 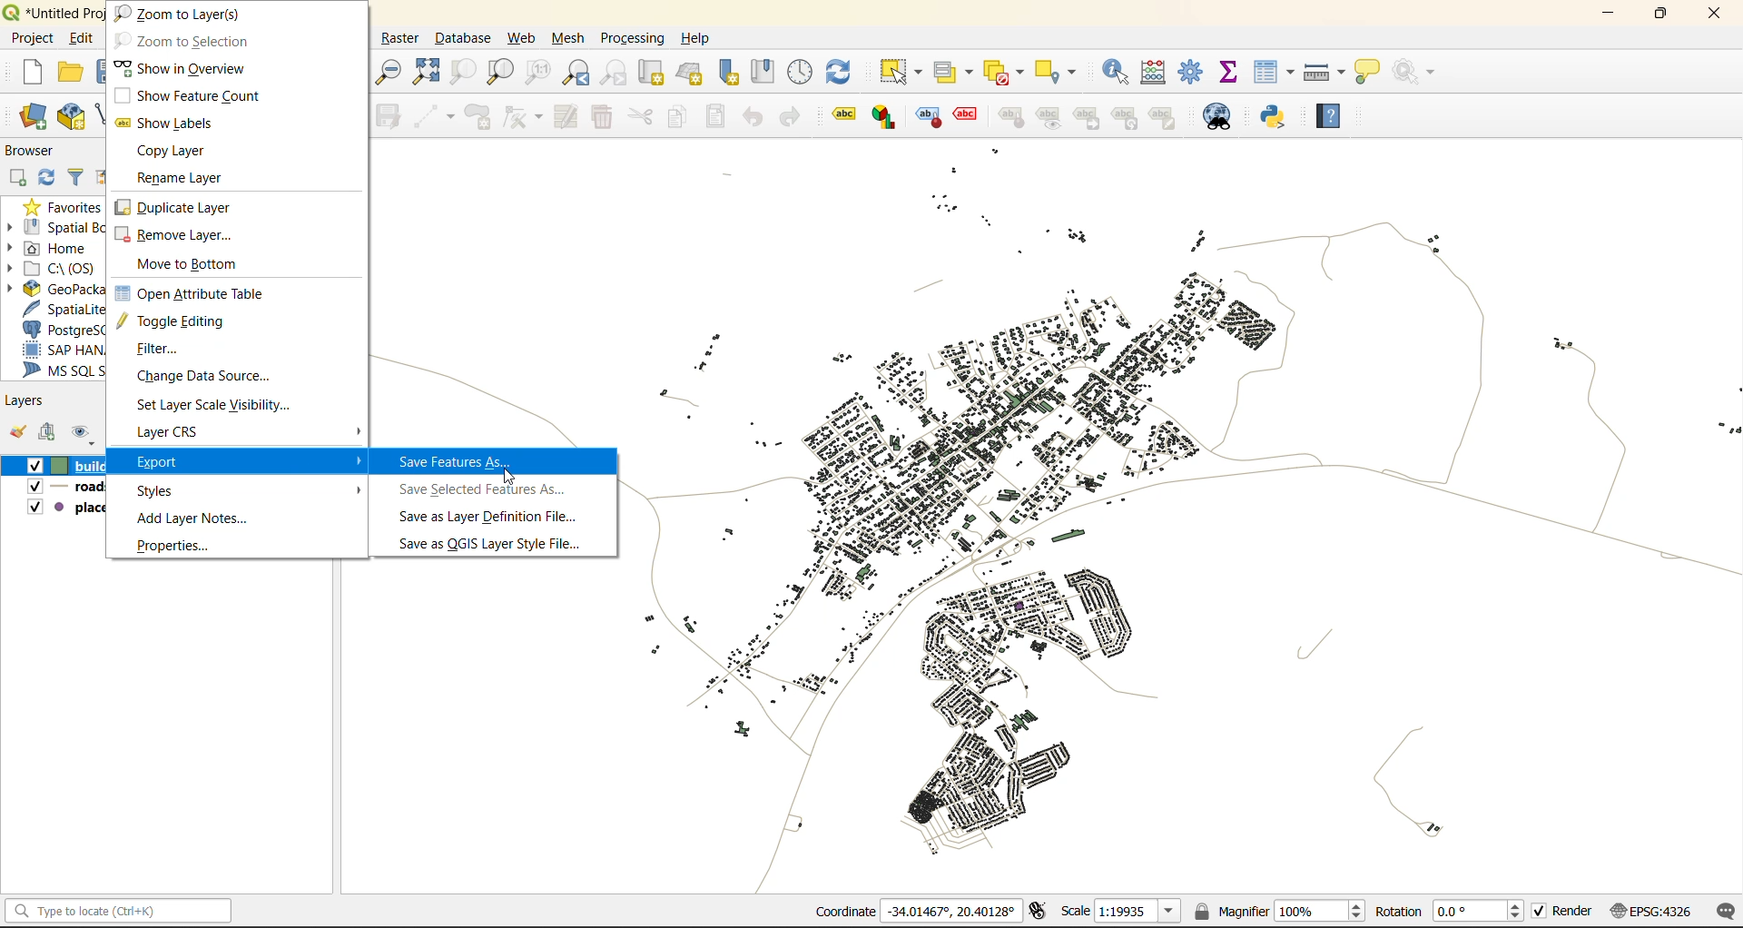 What do you see at coordinates (756, 115) in the screenshot?
I see `undo` at bounding box center [756, 115].